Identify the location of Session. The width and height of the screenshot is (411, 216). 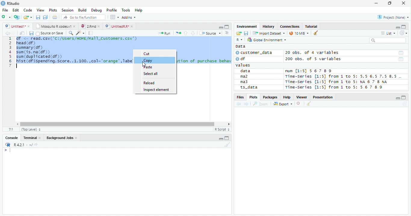
(67, 10).